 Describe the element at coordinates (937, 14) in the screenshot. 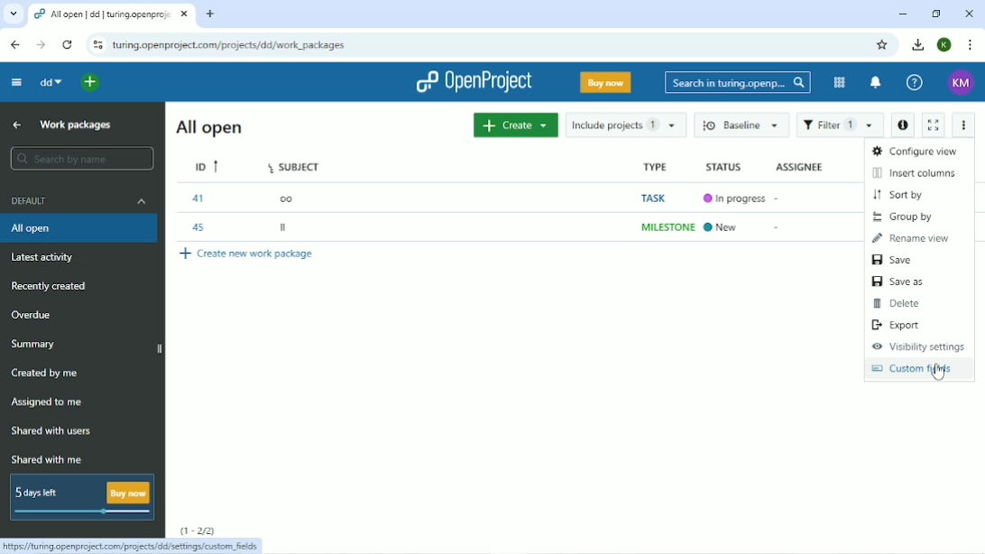

I see `Restore down` at that location.